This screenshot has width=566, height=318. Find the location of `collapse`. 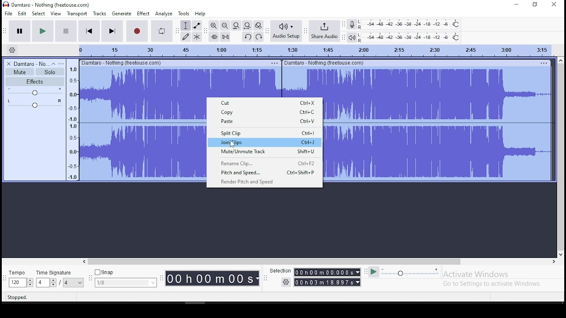

collapse is located at coordinates (54, 64).